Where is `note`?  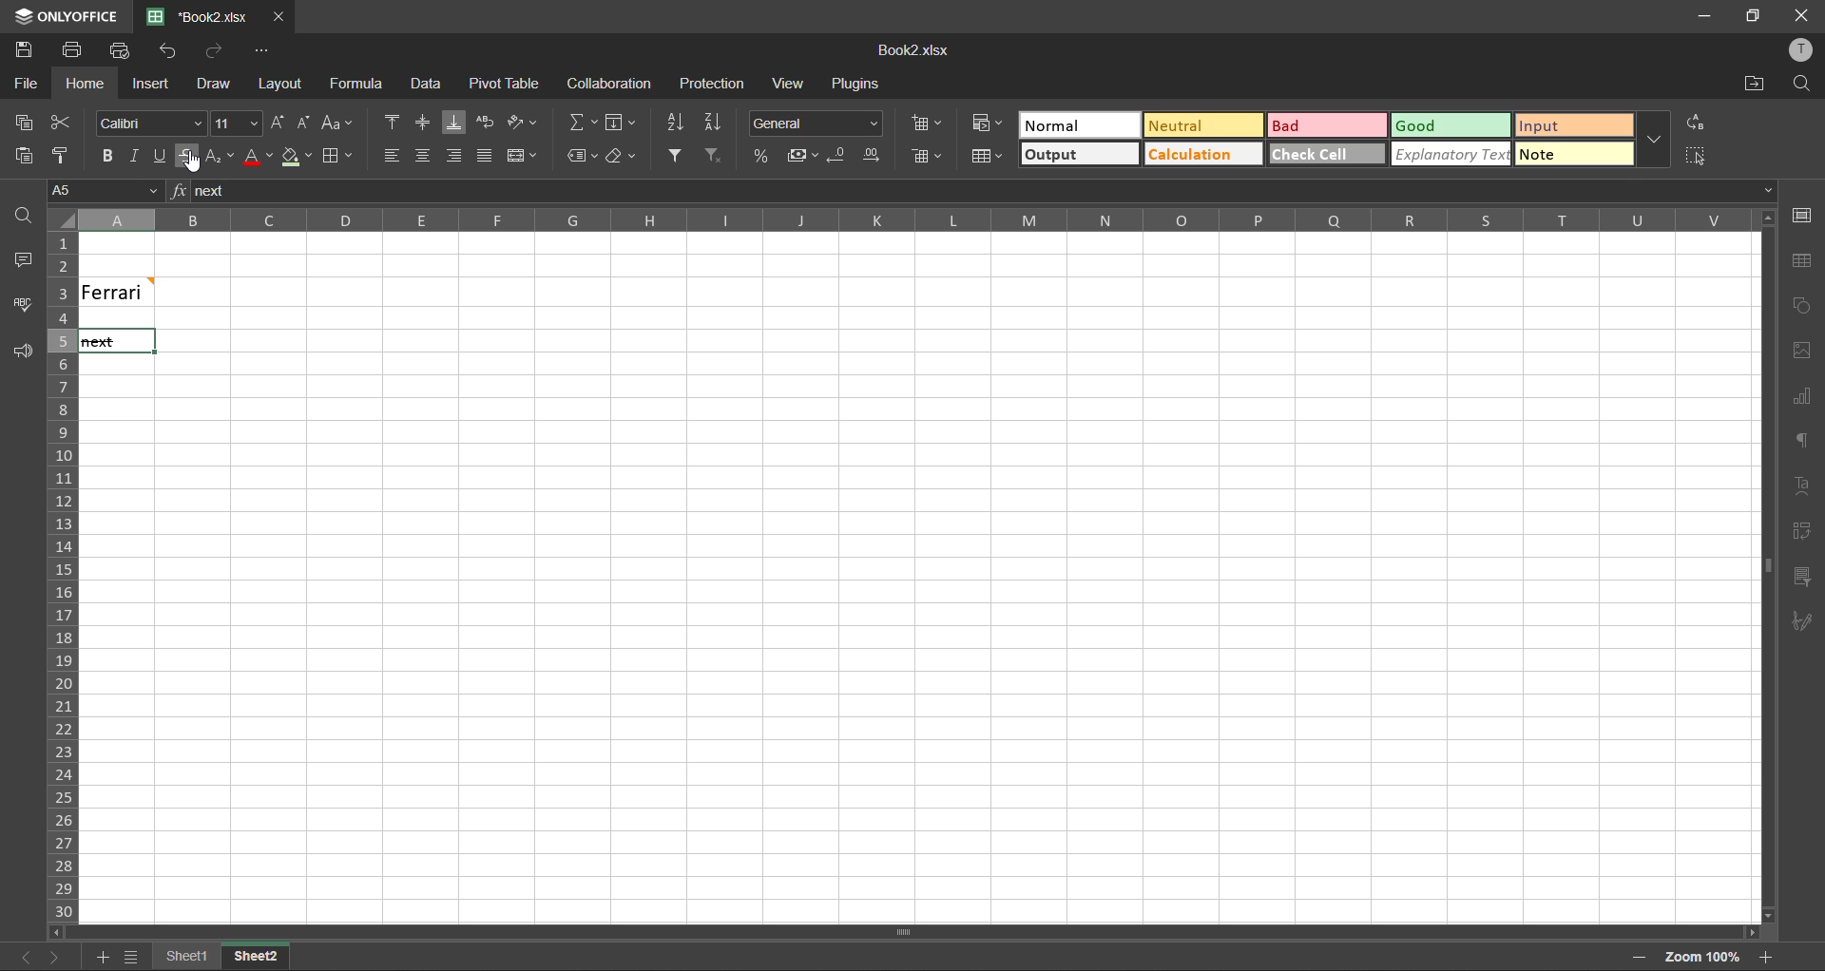 note is located at coordinates (1574, 152).